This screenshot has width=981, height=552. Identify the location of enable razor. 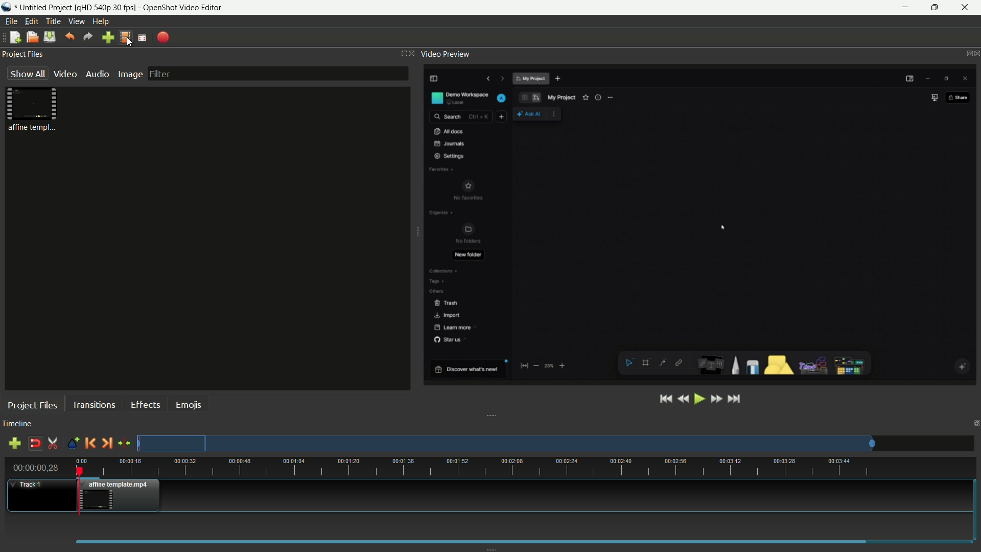
(53, 443).